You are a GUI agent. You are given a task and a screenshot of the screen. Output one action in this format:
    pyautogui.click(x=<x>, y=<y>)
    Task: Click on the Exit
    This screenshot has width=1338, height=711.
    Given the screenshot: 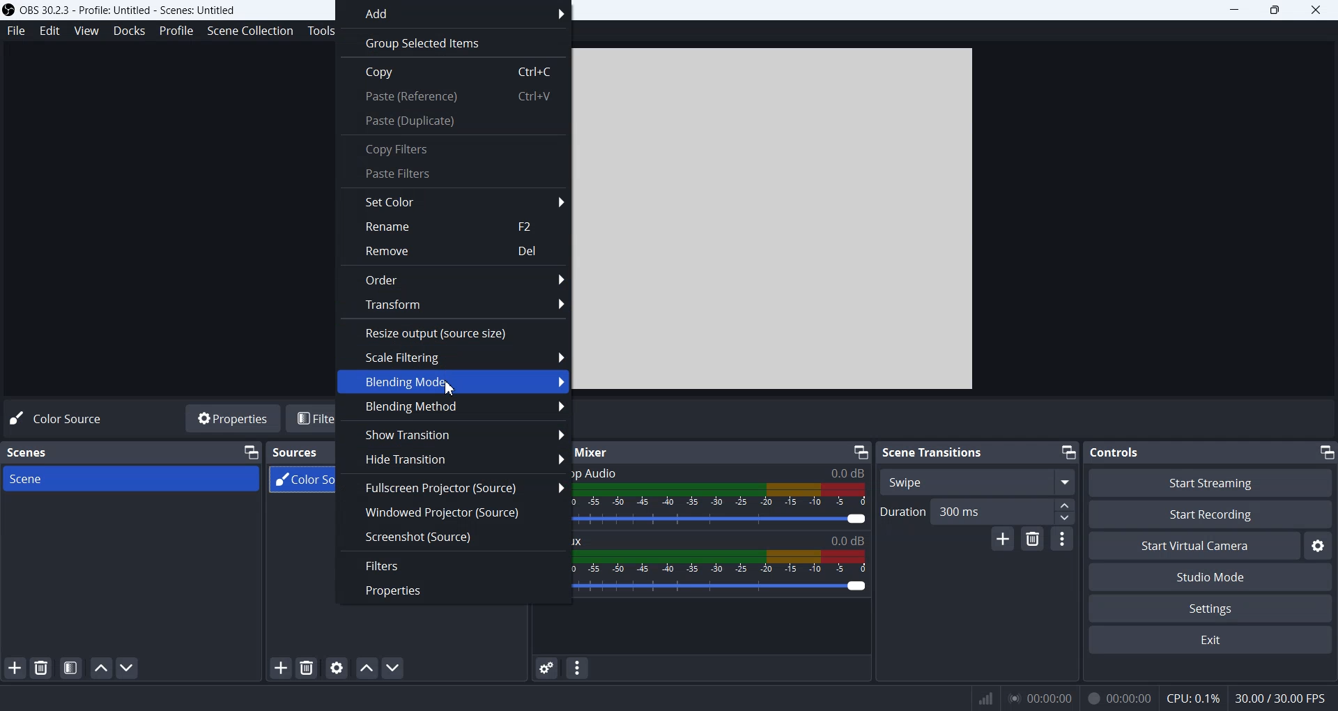 What is the action you would take?
    pyautogui.click(x=1211, y=641)
    